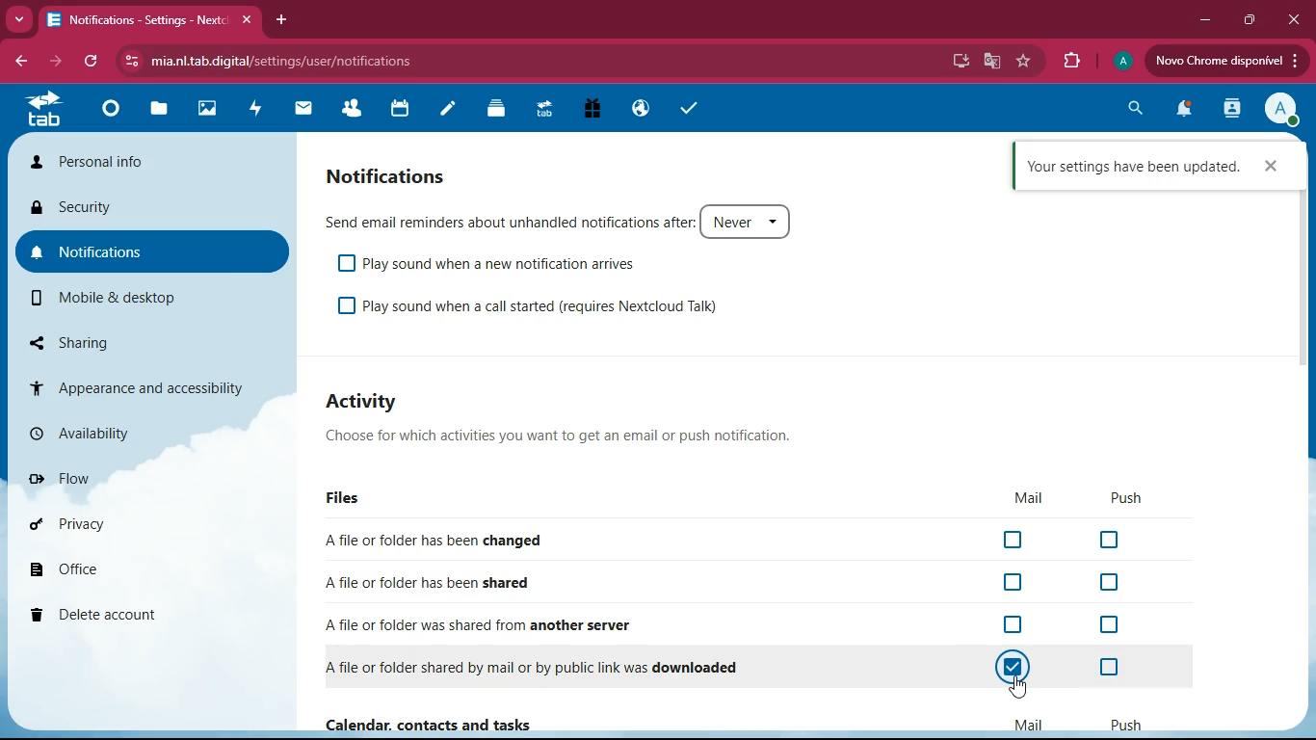  What do you see at coordinates (1130, 109) in the screenshot?
I see `search` at bounding box center [1130, 109].